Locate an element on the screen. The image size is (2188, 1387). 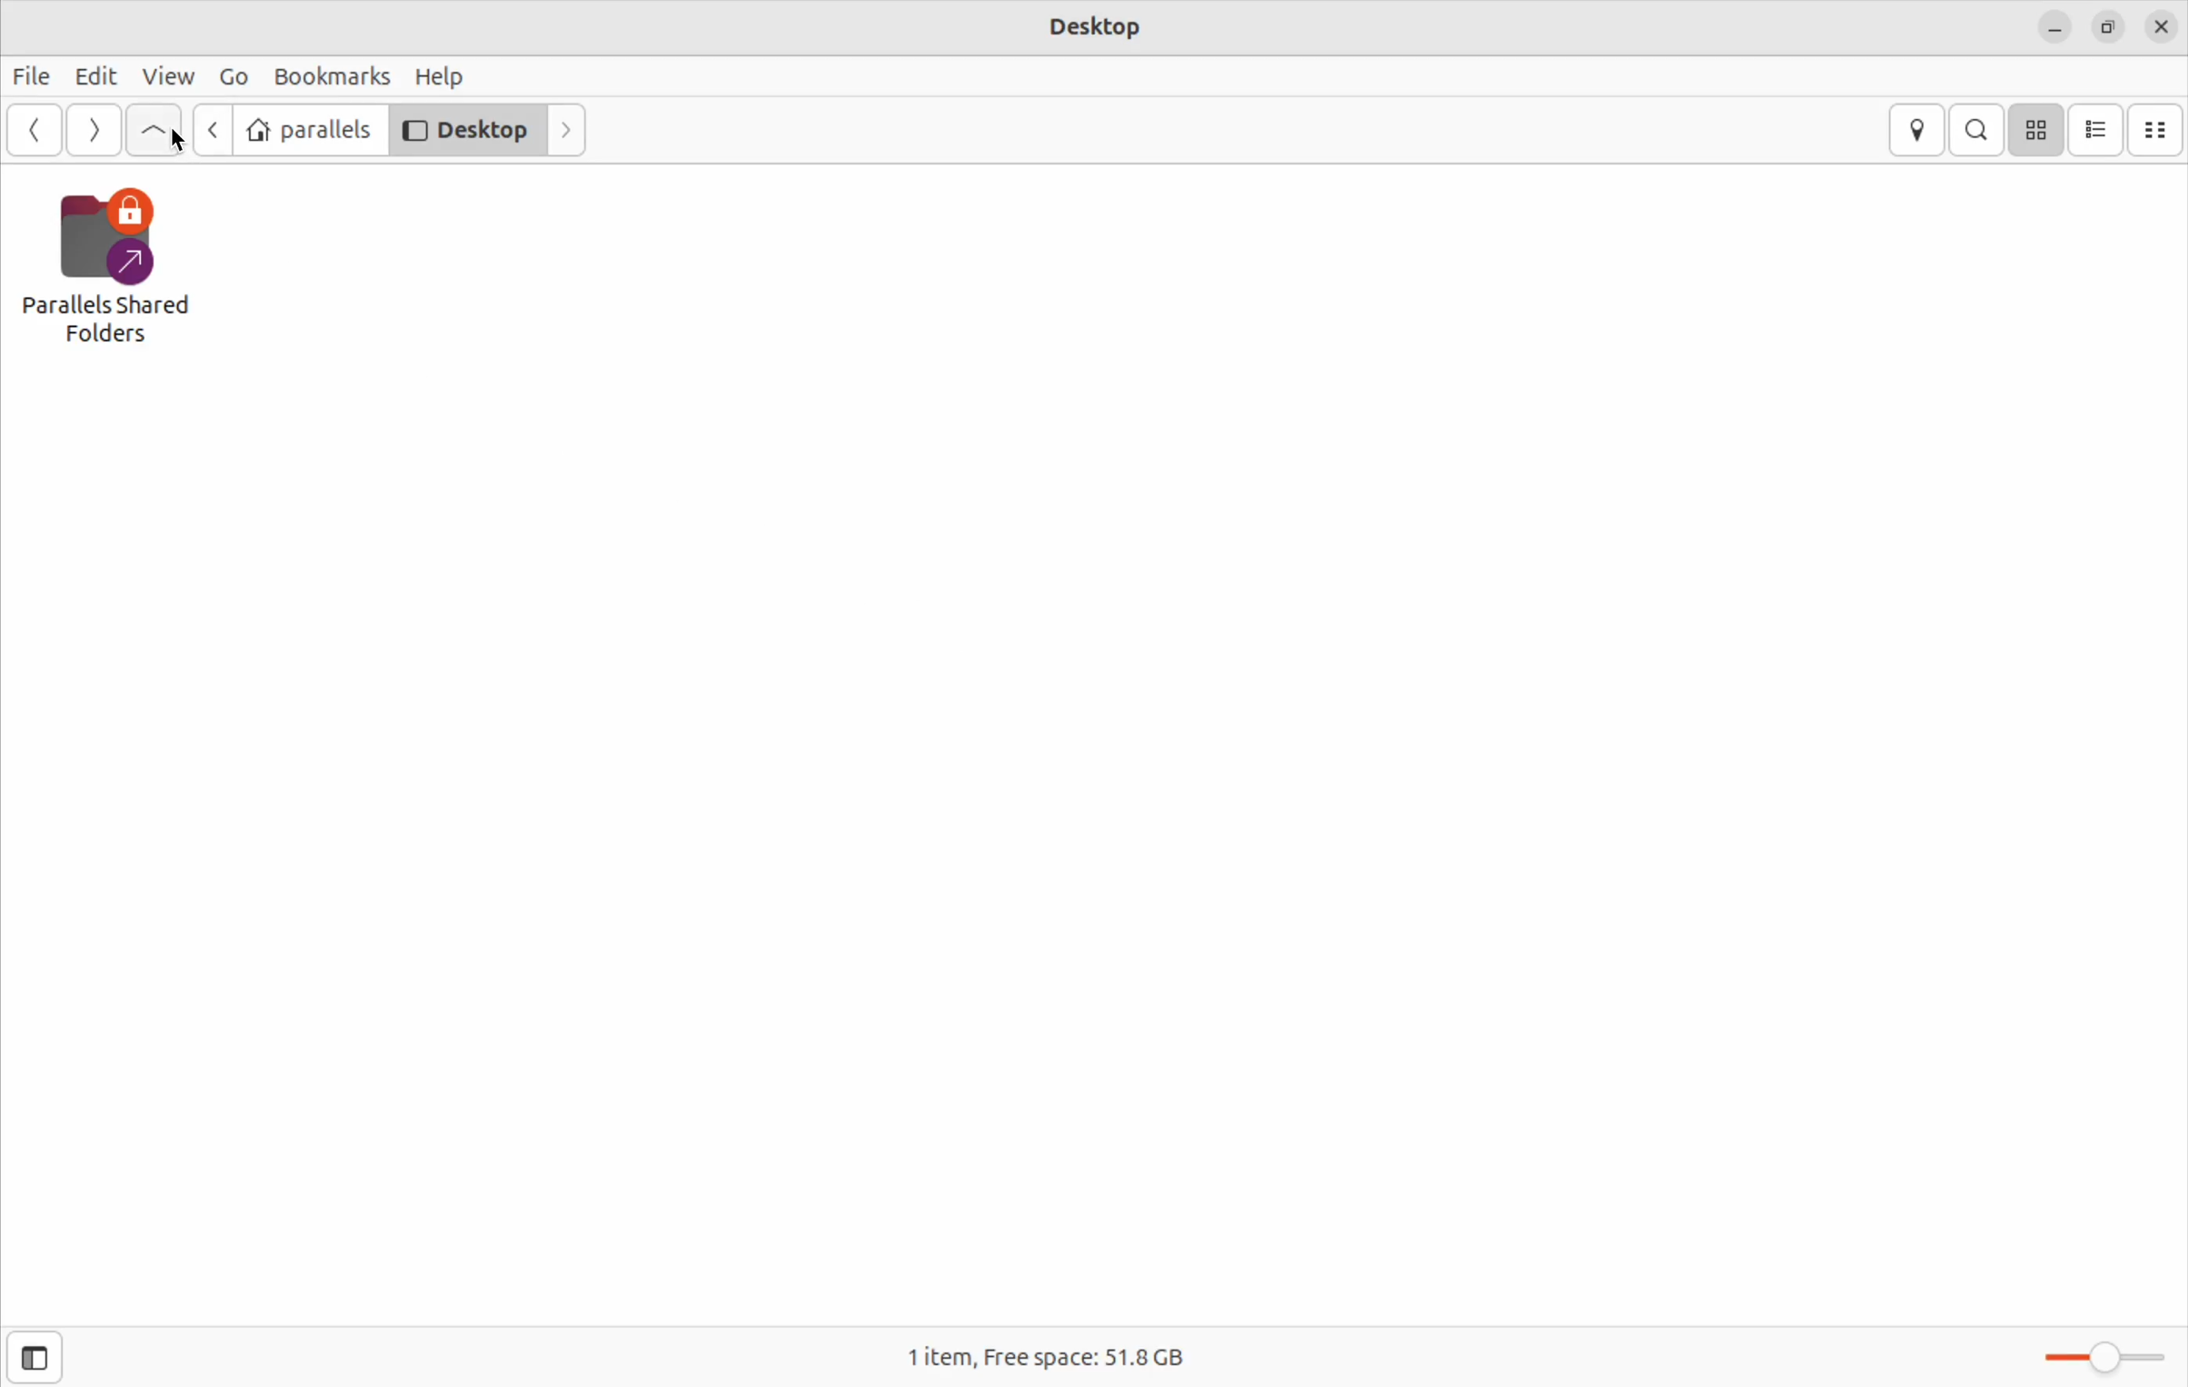
compact view is located at coordinates (2159, 127).